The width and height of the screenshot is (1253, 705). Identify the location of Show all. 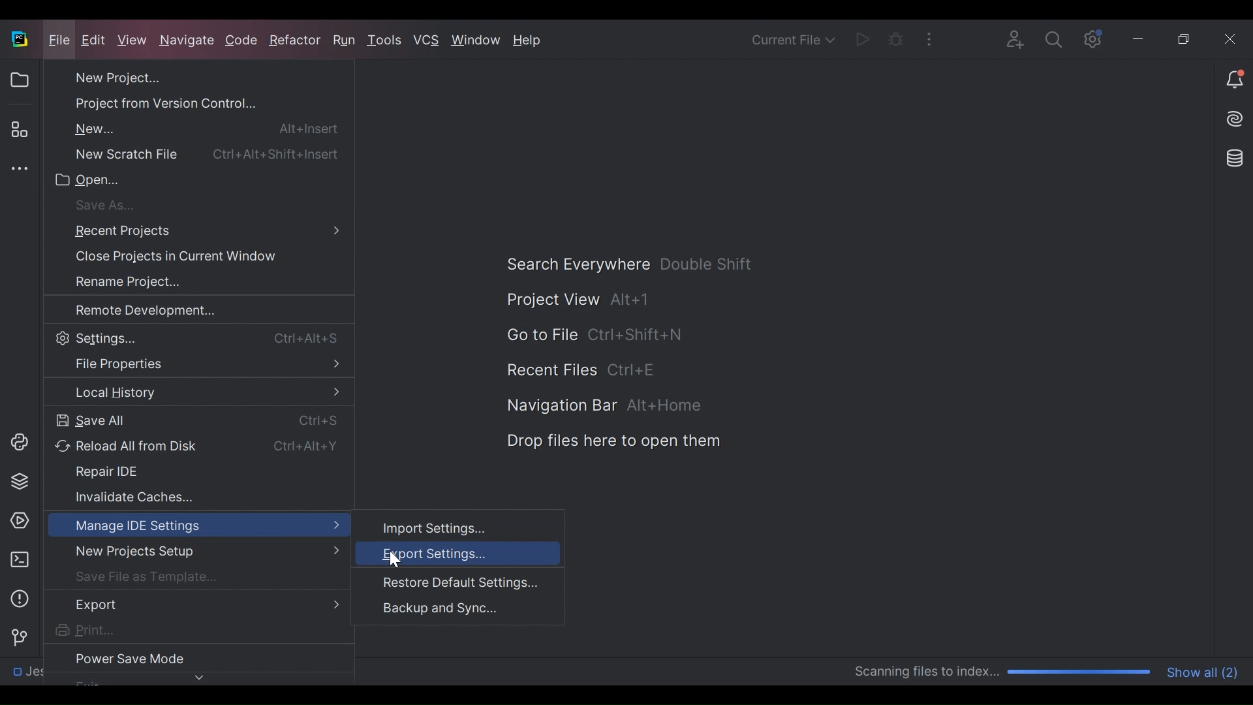
(1205, 671).